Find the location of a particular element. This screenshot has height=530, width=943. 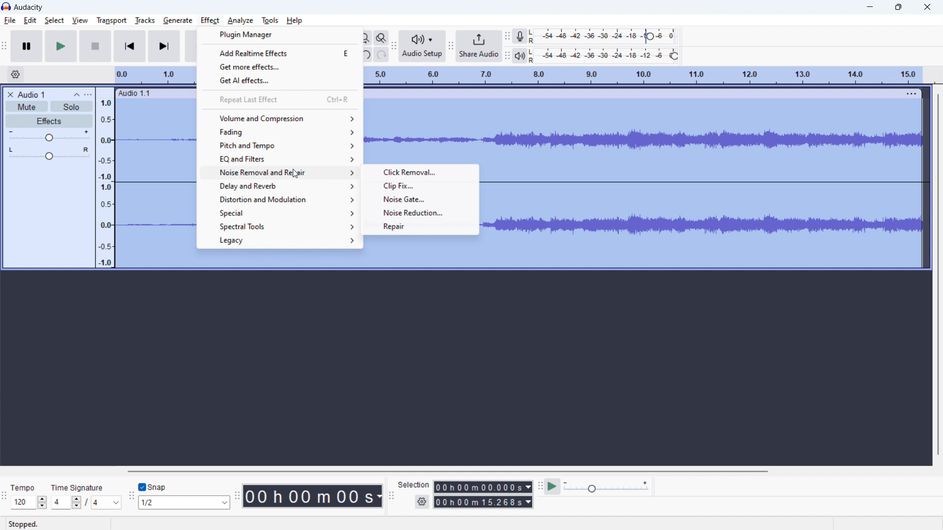

maximize is located at coordinates (898, 8).